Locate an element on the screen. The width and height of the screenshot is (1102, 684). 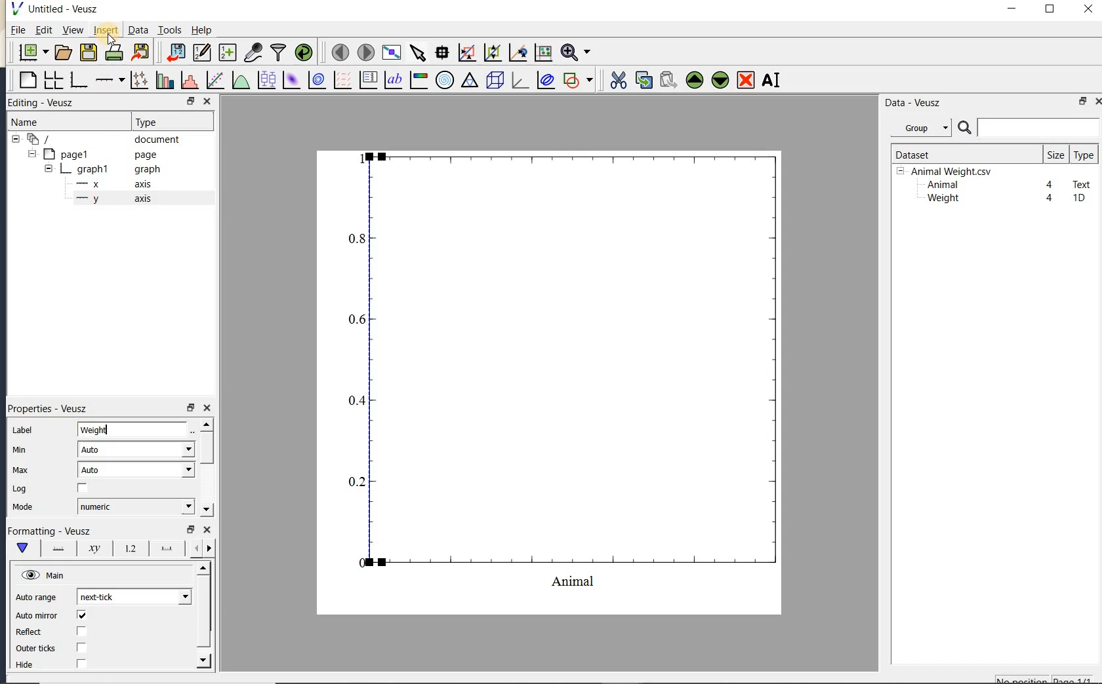
Auto is located at coordinates (136, 470).